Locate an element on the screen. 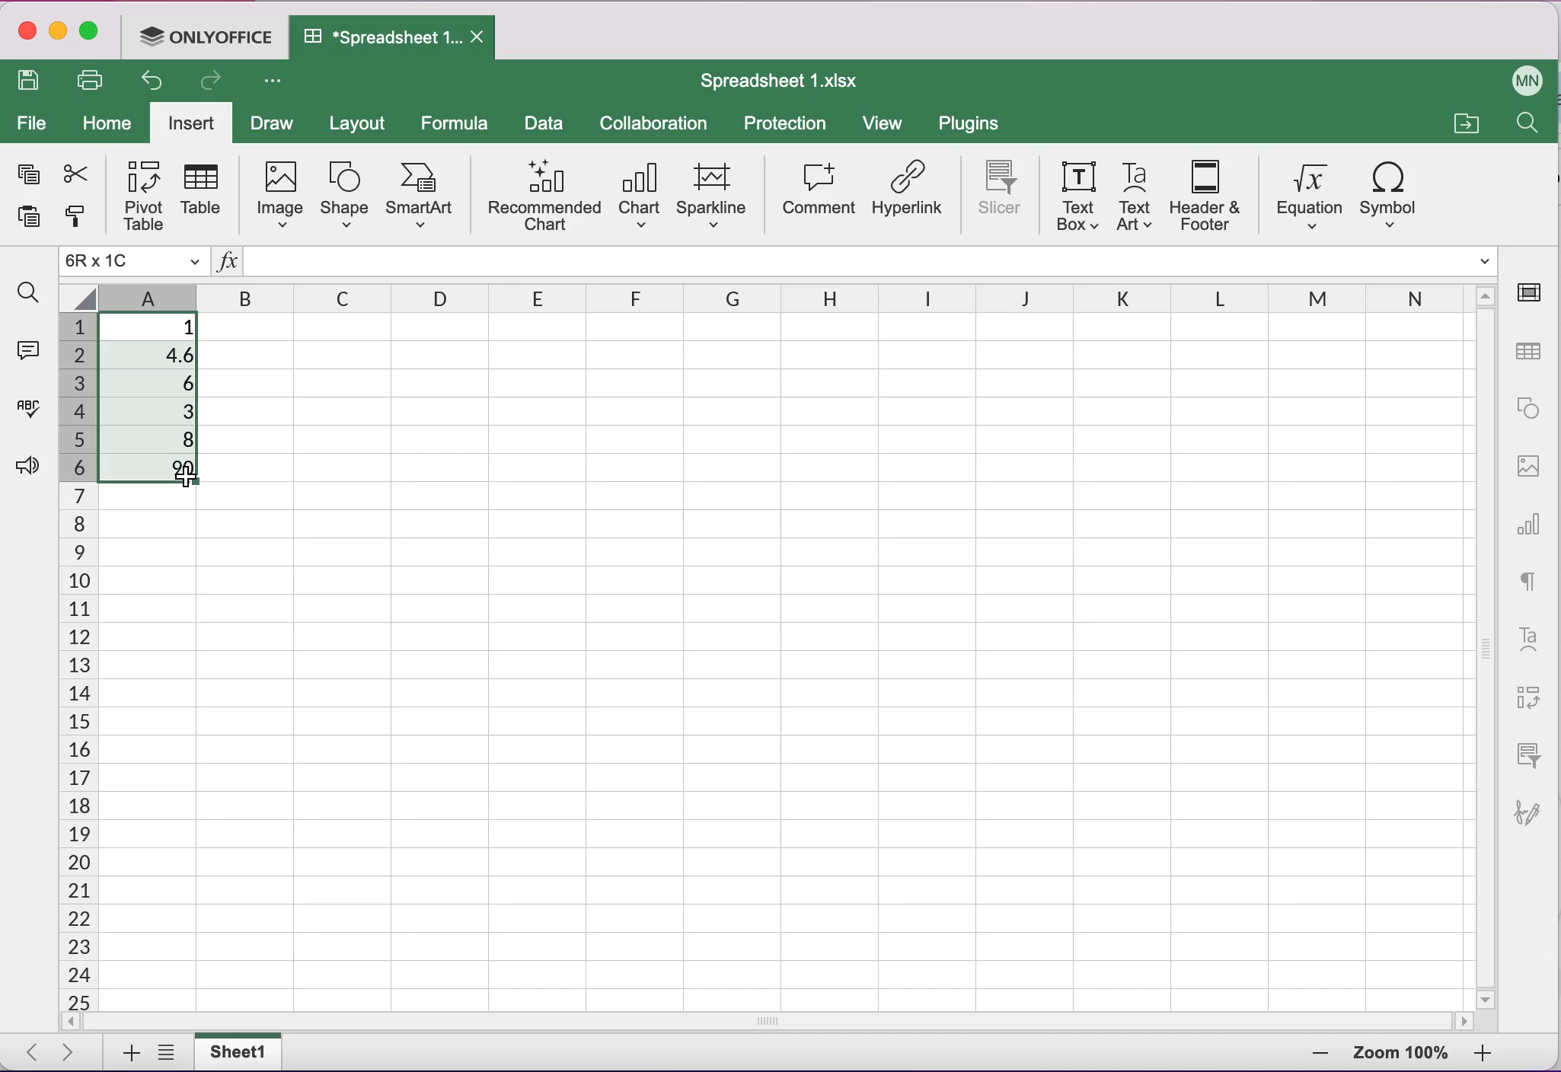  draw is located at coordinates (274, 123).